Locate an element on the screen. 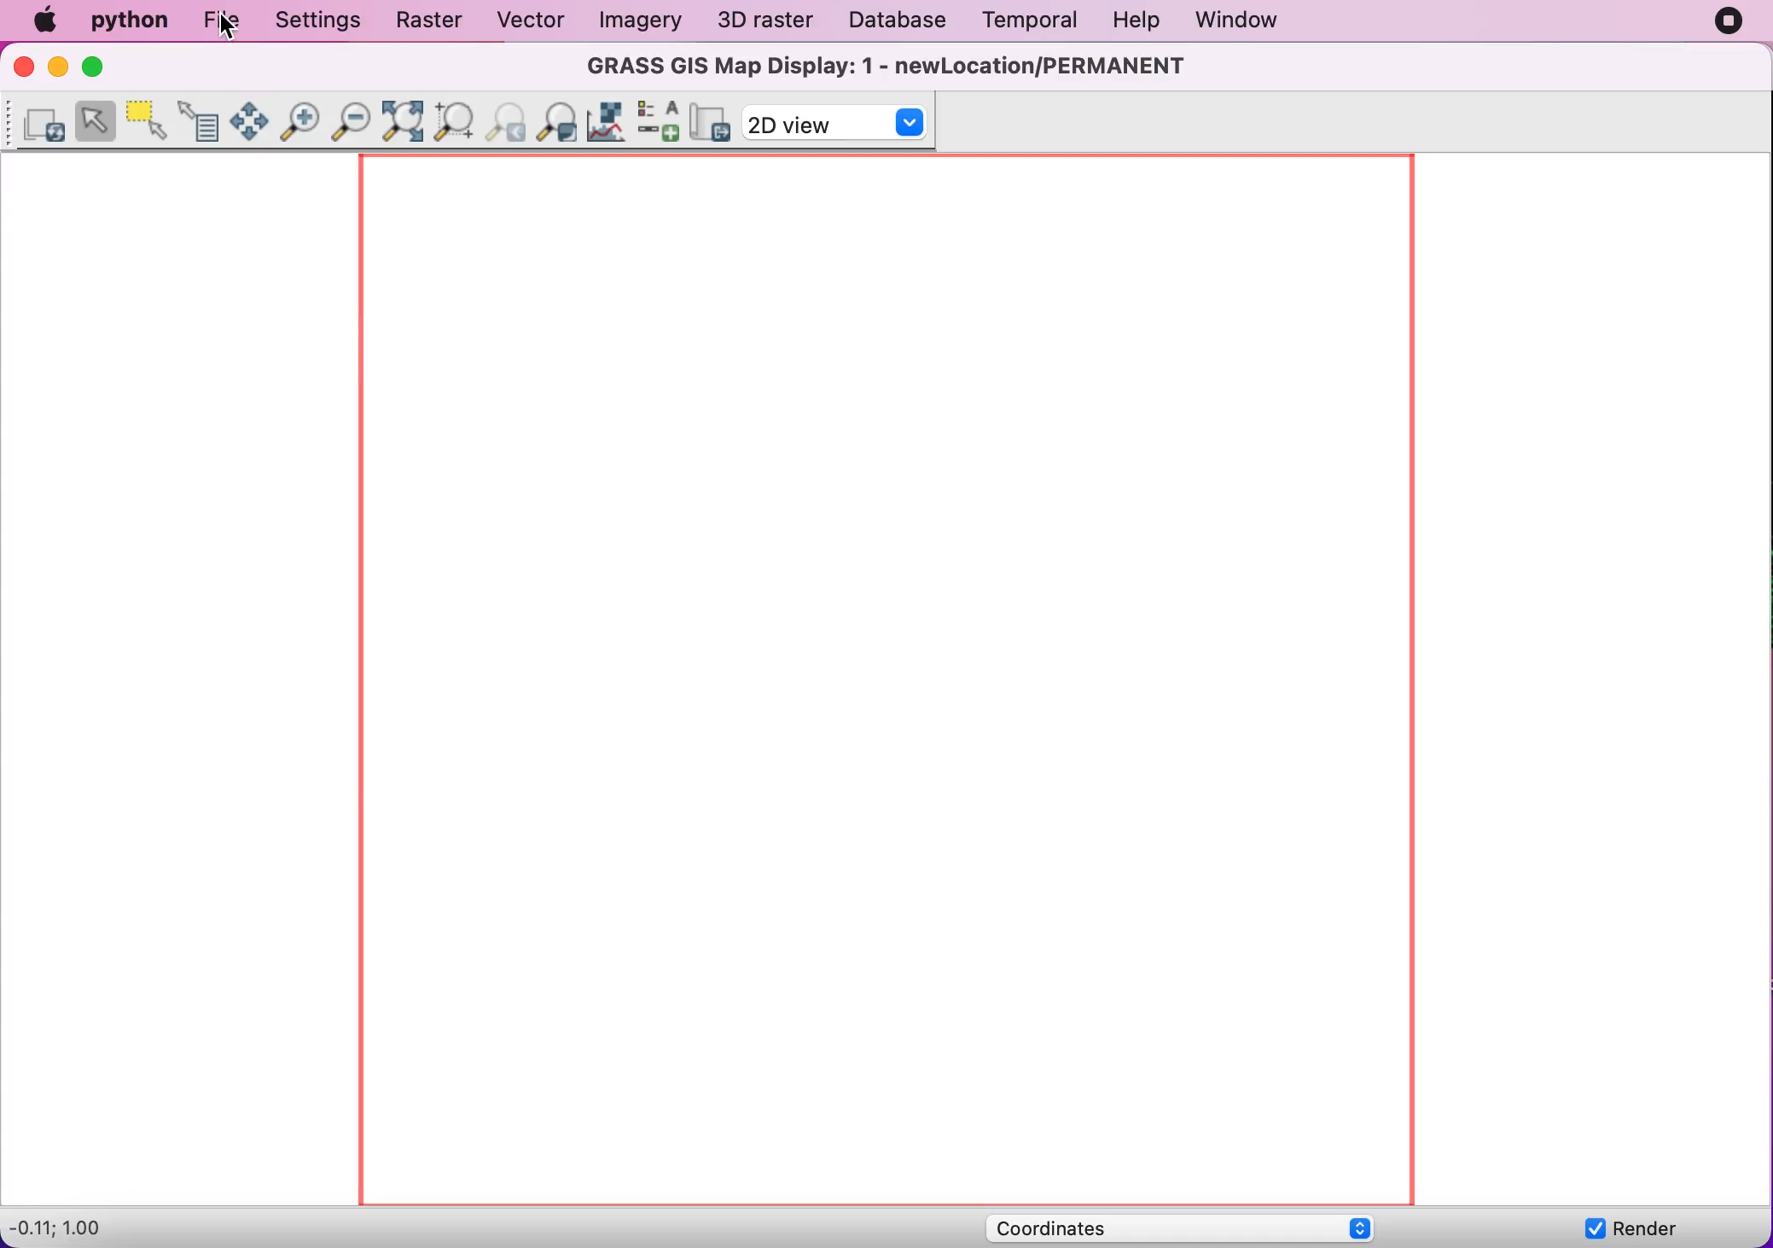 This screenshot has height=1248, width=1773. file is located at coordinates (220, 24).